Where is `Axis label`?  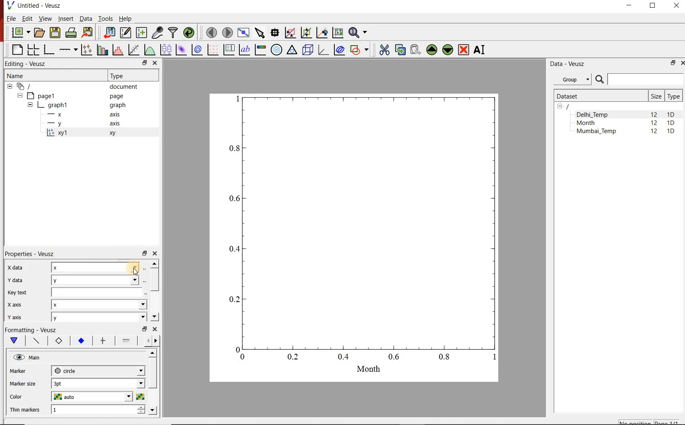 Axis label is located at coordinates (57, 341).